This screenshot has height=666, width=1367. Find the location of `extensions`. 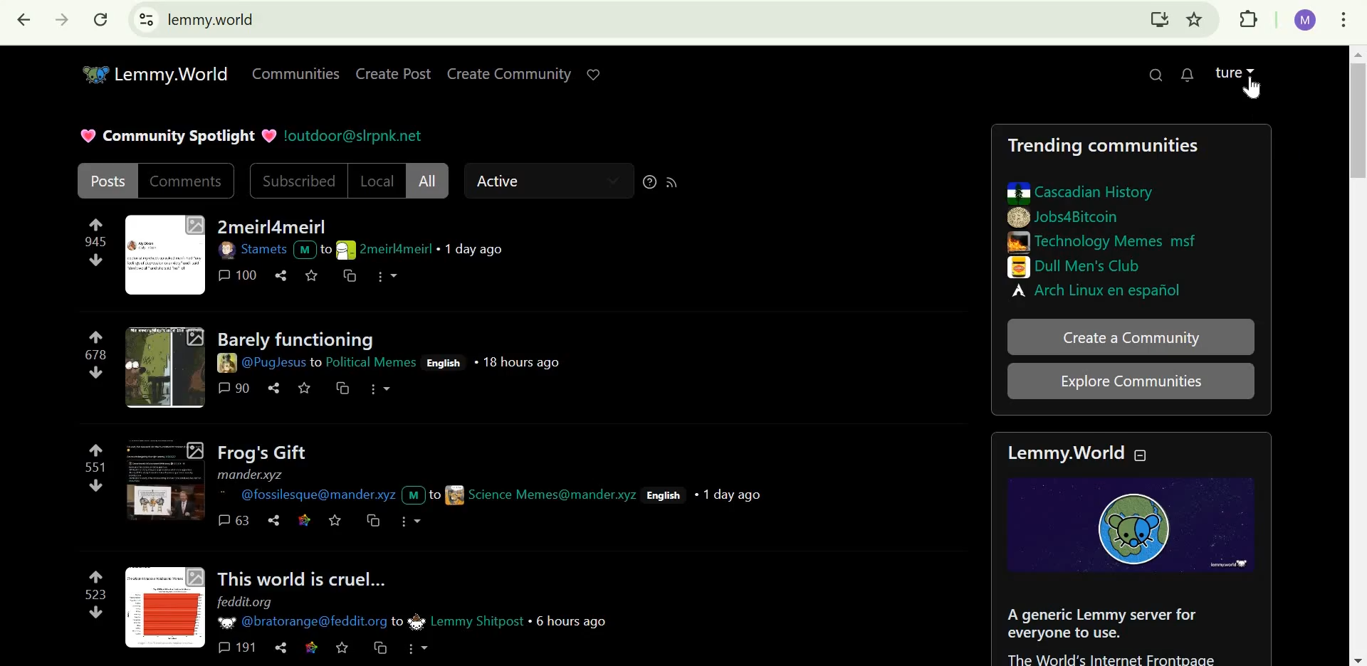

extensions is located at coordinates (1250, 20).